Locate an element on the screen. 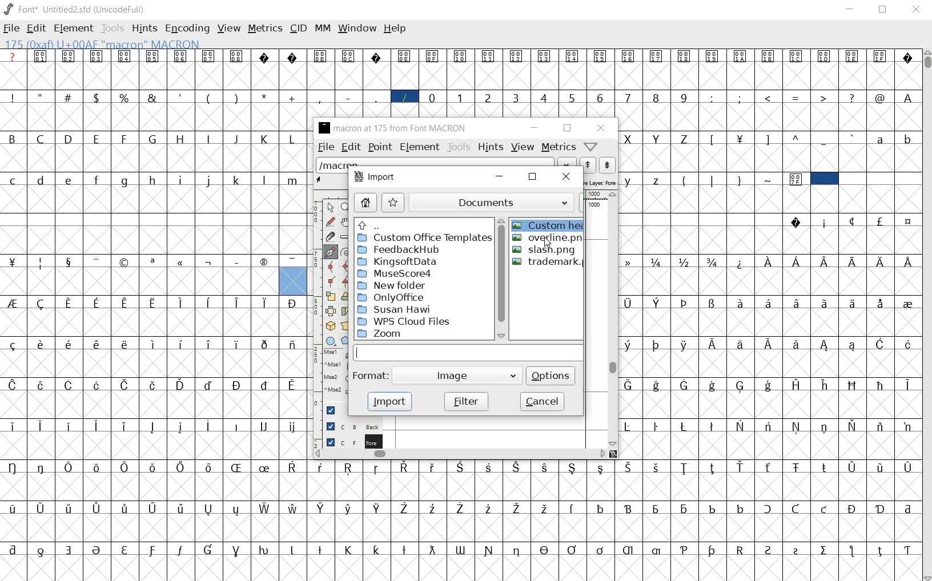 Image resolution: width=932 pixels, height=581 pixels. ! is located at coordinates (13, 97).